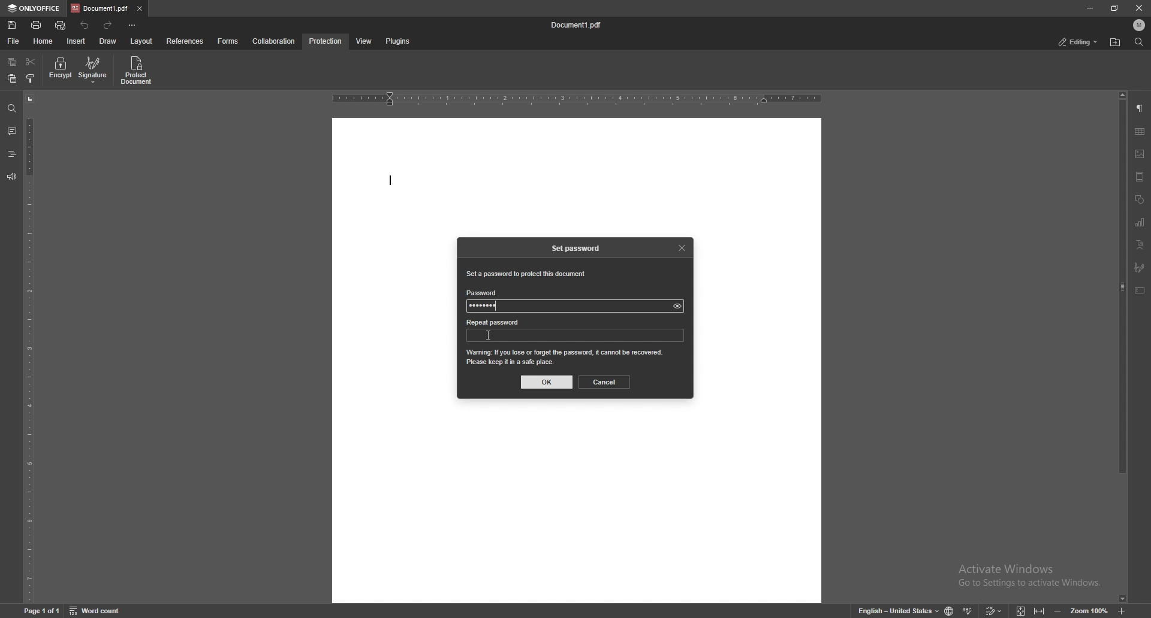  Describe the element at coordinates (37, 25) in the screenshot. I see `print` at that location.